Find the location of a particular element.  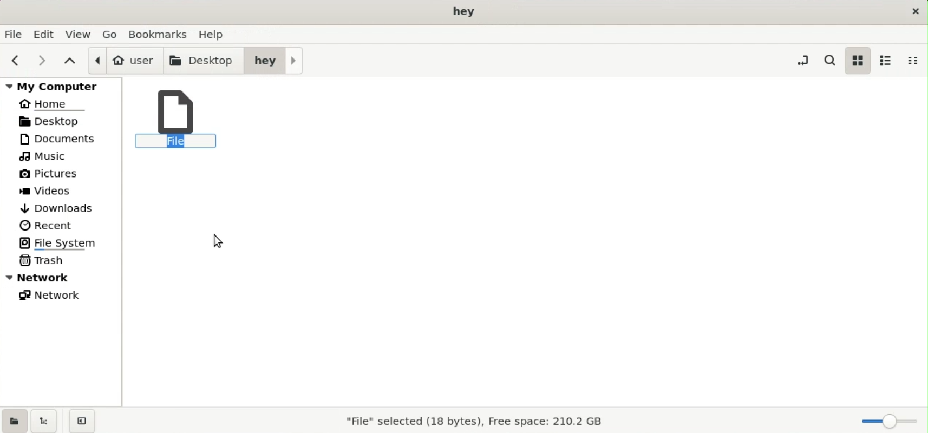

file is located at coordinates (176, 120).